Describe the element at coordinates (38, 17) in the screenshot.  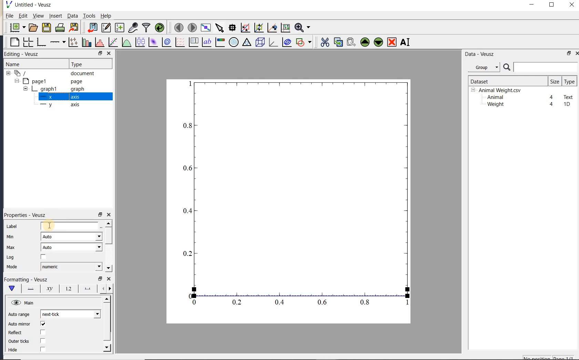
I see `view` at that location.